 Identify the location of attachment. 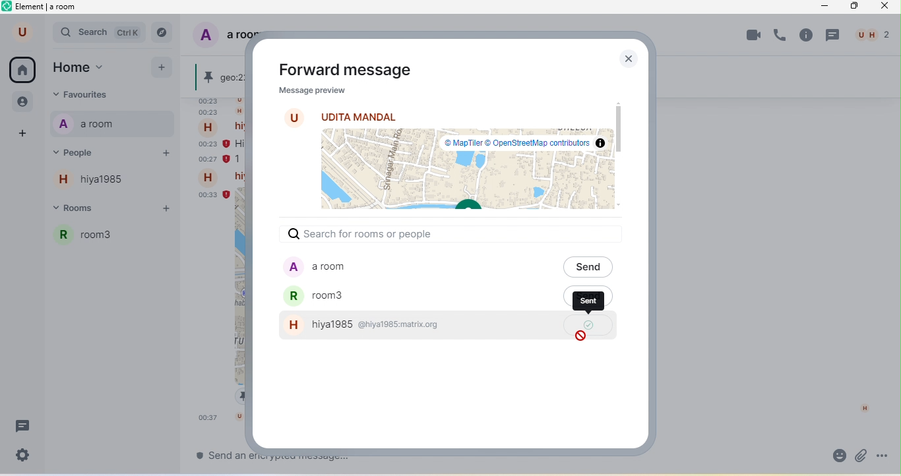
(861, 455).